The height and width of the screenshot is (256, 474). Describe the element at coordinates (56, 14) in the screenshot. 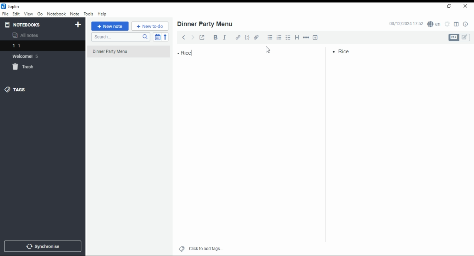

I see `notebook` at that location.